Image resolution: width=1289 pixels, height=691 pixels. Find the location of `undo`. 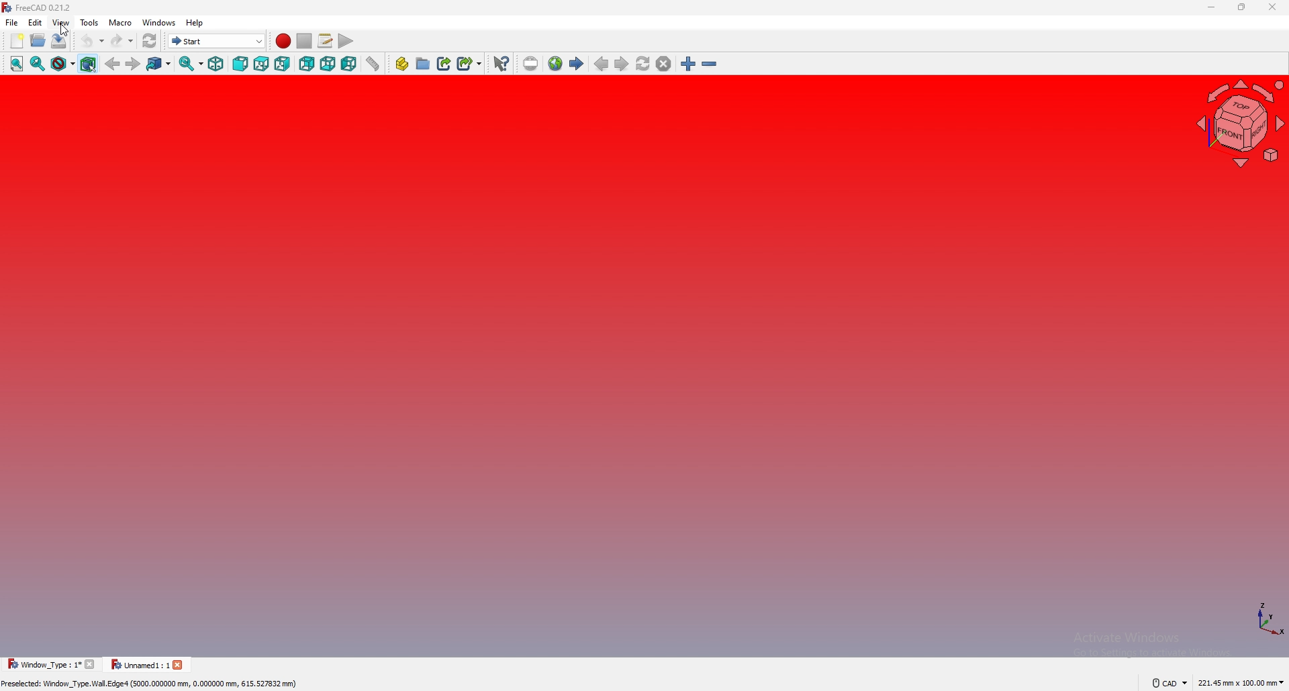

undo is located at coordinates (93, 40).